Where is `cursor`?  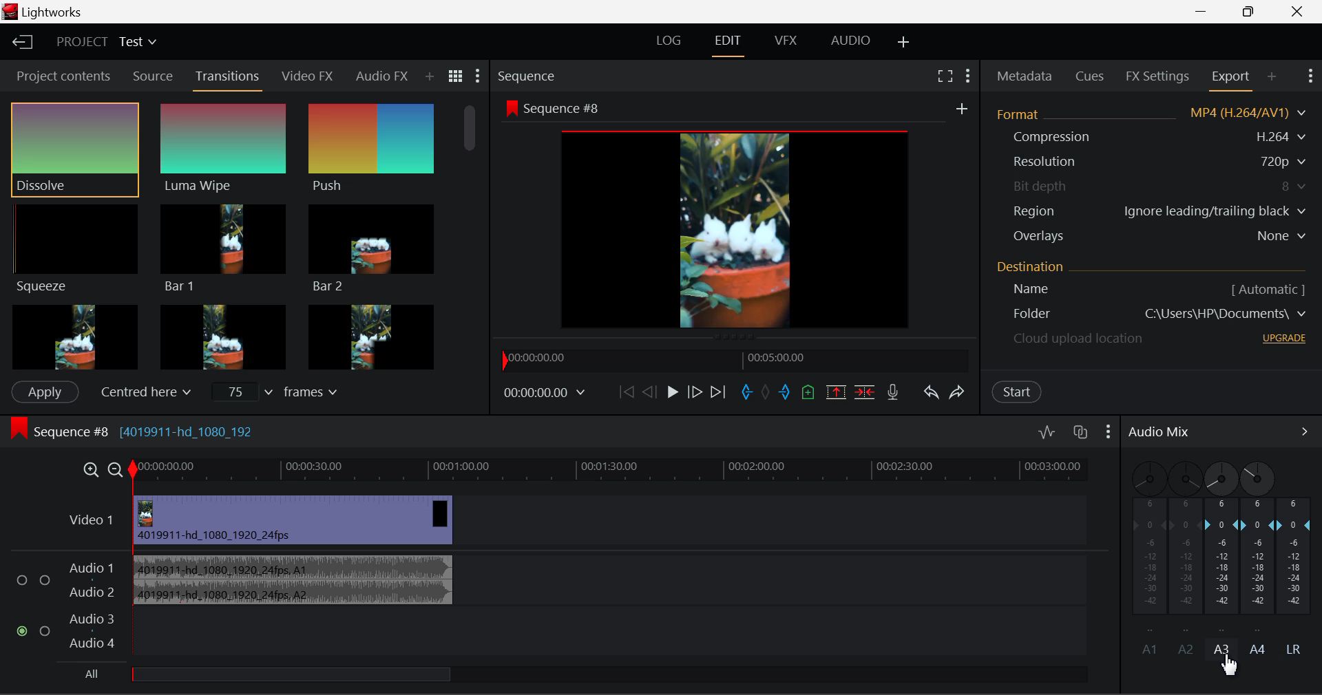
cursor is located at coordinates (1232, 664).